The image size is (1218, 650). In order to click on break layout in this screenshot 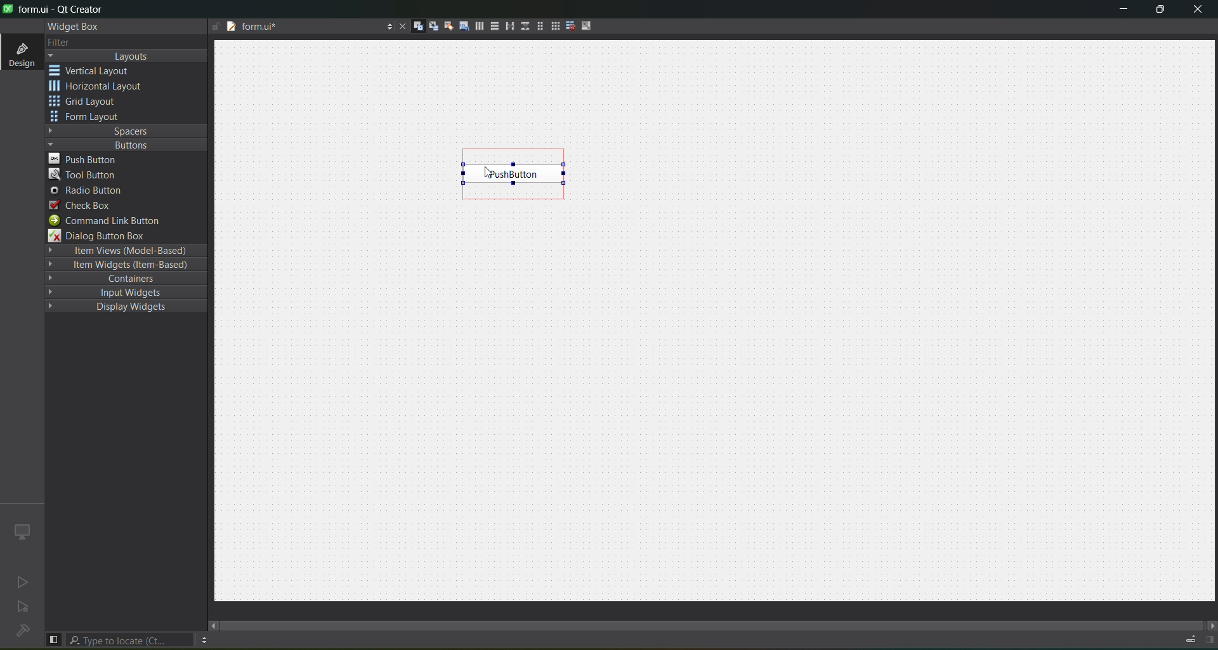, I will do `click(570, 25)`.